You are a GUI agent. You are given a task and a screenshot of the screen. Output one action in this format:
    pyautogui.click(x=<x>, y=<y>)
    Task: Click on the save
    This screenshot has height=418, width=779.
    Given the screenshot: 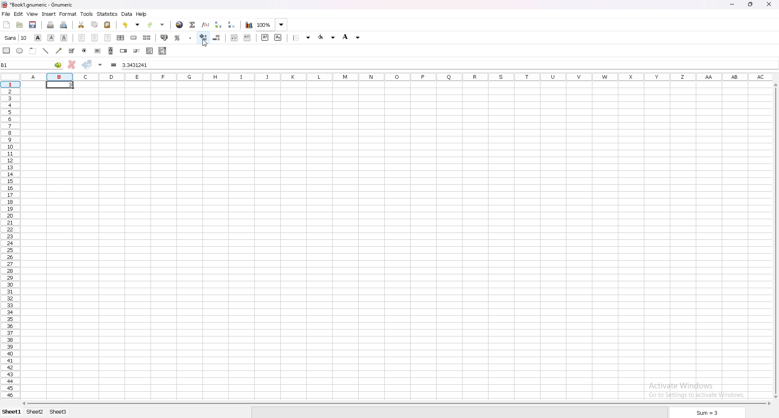 What is the action you would take?
    pyautogui.click(x=33, y=24)
    